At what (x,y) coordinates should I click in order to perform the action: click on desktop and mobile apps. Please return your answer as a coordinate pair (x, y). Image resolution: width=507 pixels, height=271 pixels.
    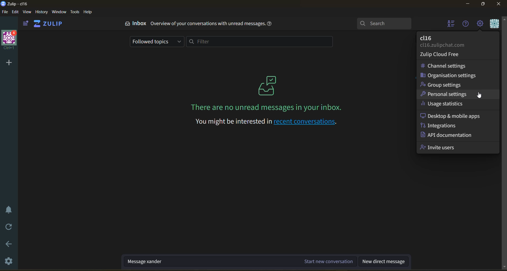
    Looking at the image, I should click on (454, 116).